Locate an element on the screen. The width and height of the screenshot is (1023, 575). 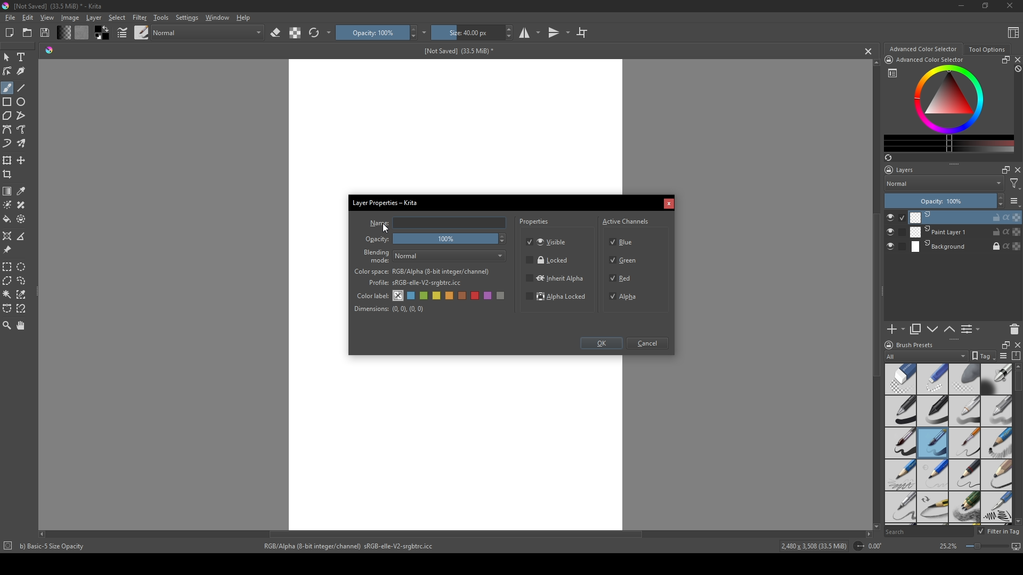
Layers is located at coordinates (902, 170).